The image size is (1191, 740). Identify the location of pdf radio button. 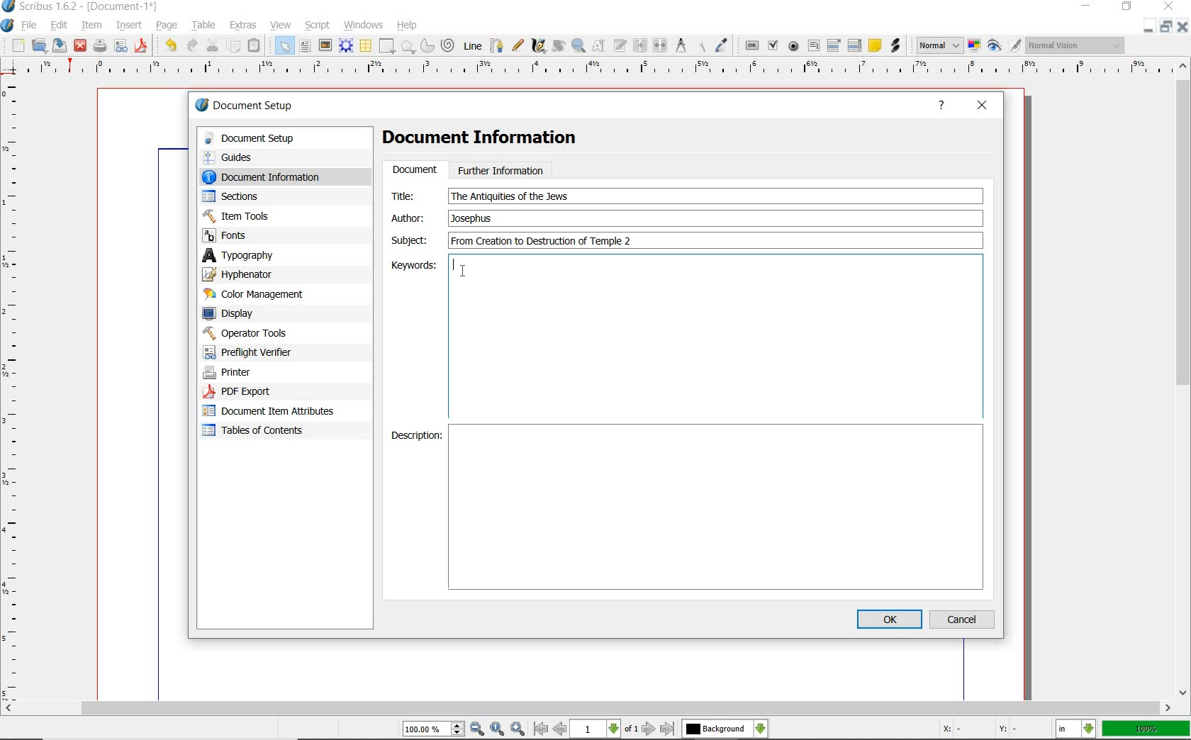
(794, 46).